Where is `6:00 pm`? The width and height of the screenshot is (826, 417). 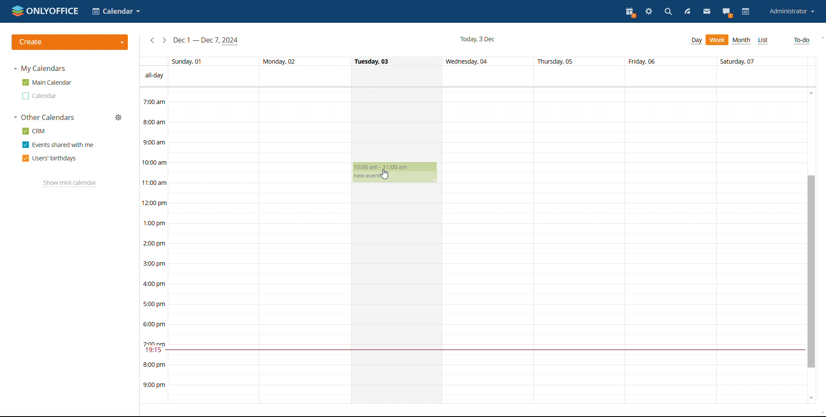
6:00 pm is located at coordinates (156, 324).